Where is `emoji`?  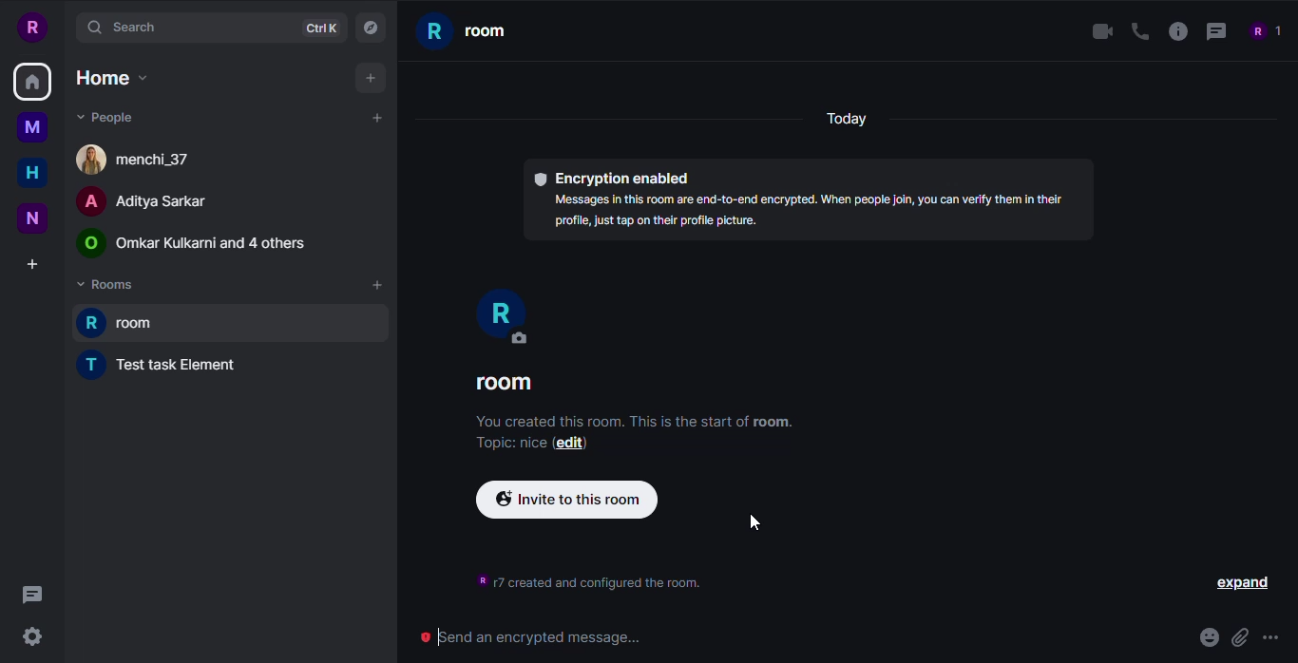
emoji is located at coordinates (1207, 637).